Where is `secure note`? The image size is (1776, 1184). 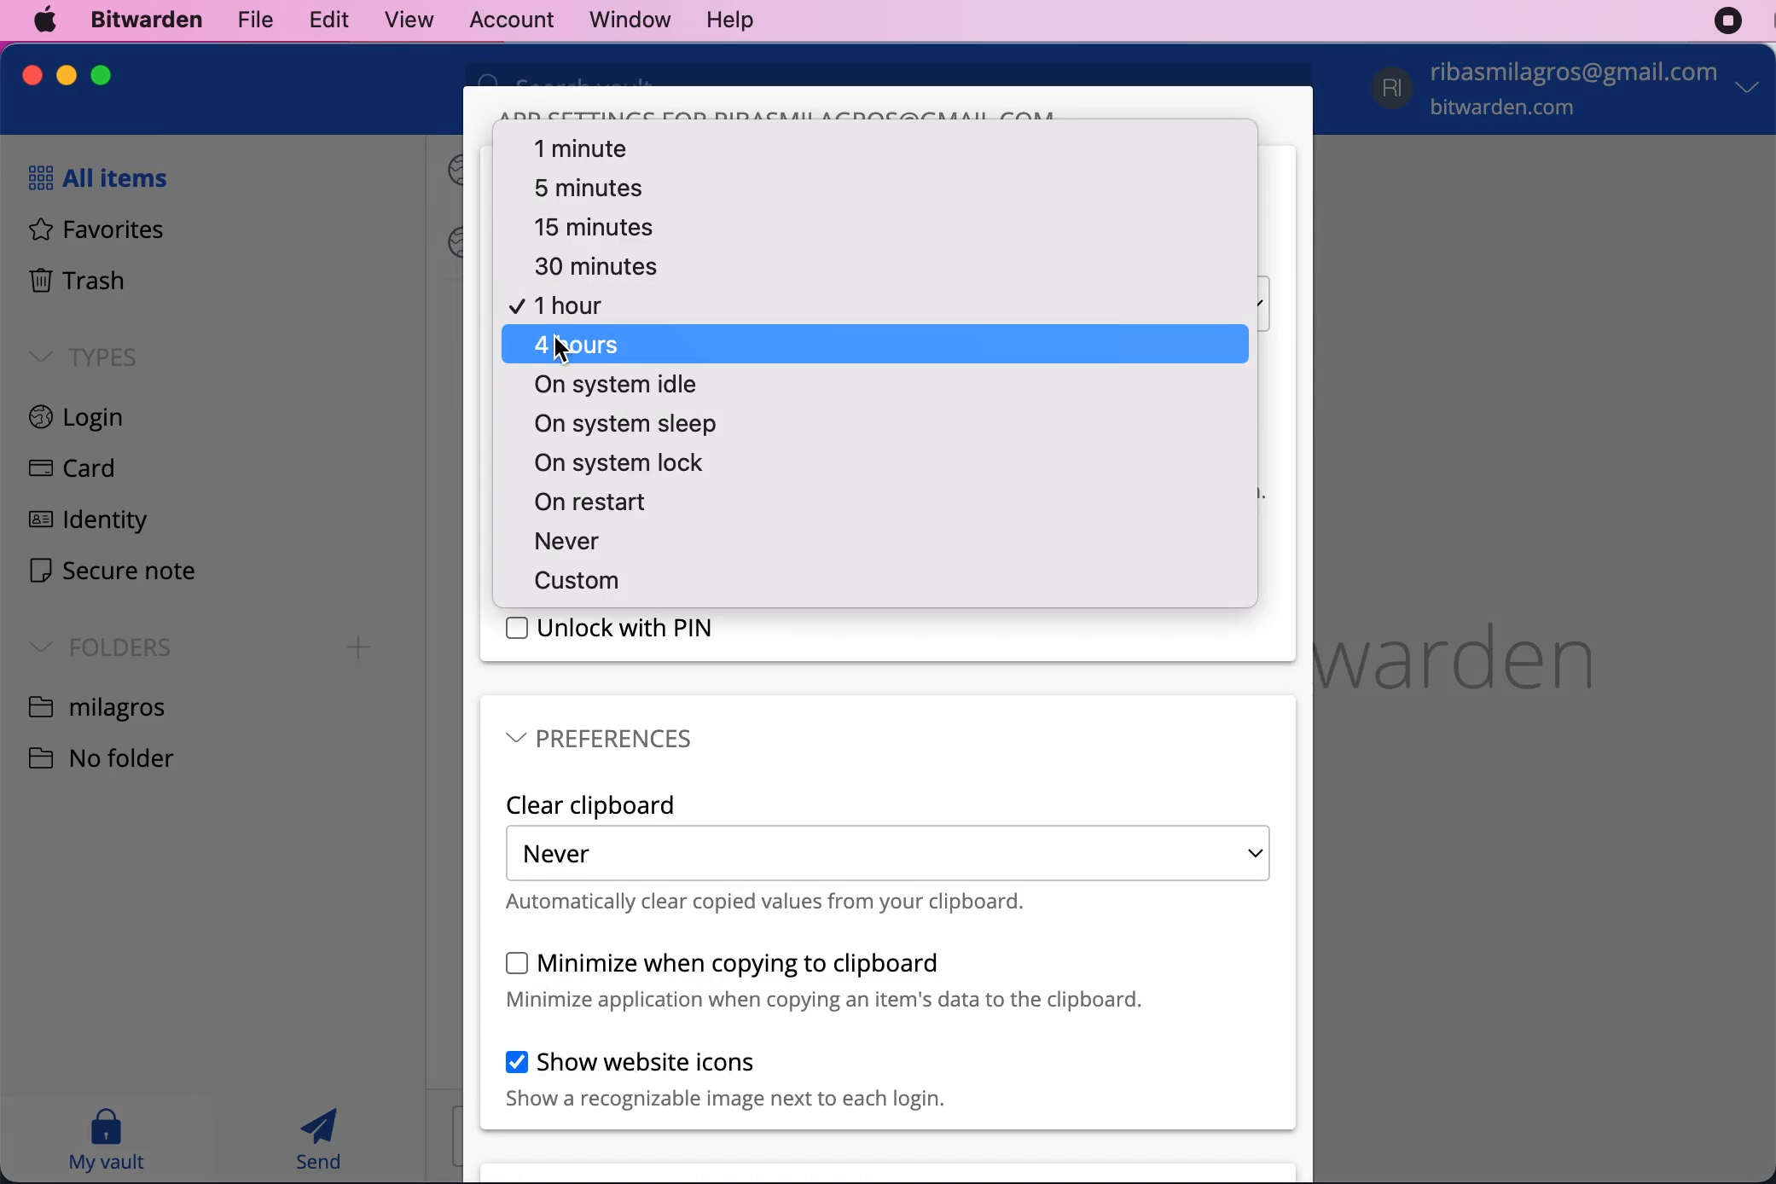
secure note is located at coordinates (112, 573).